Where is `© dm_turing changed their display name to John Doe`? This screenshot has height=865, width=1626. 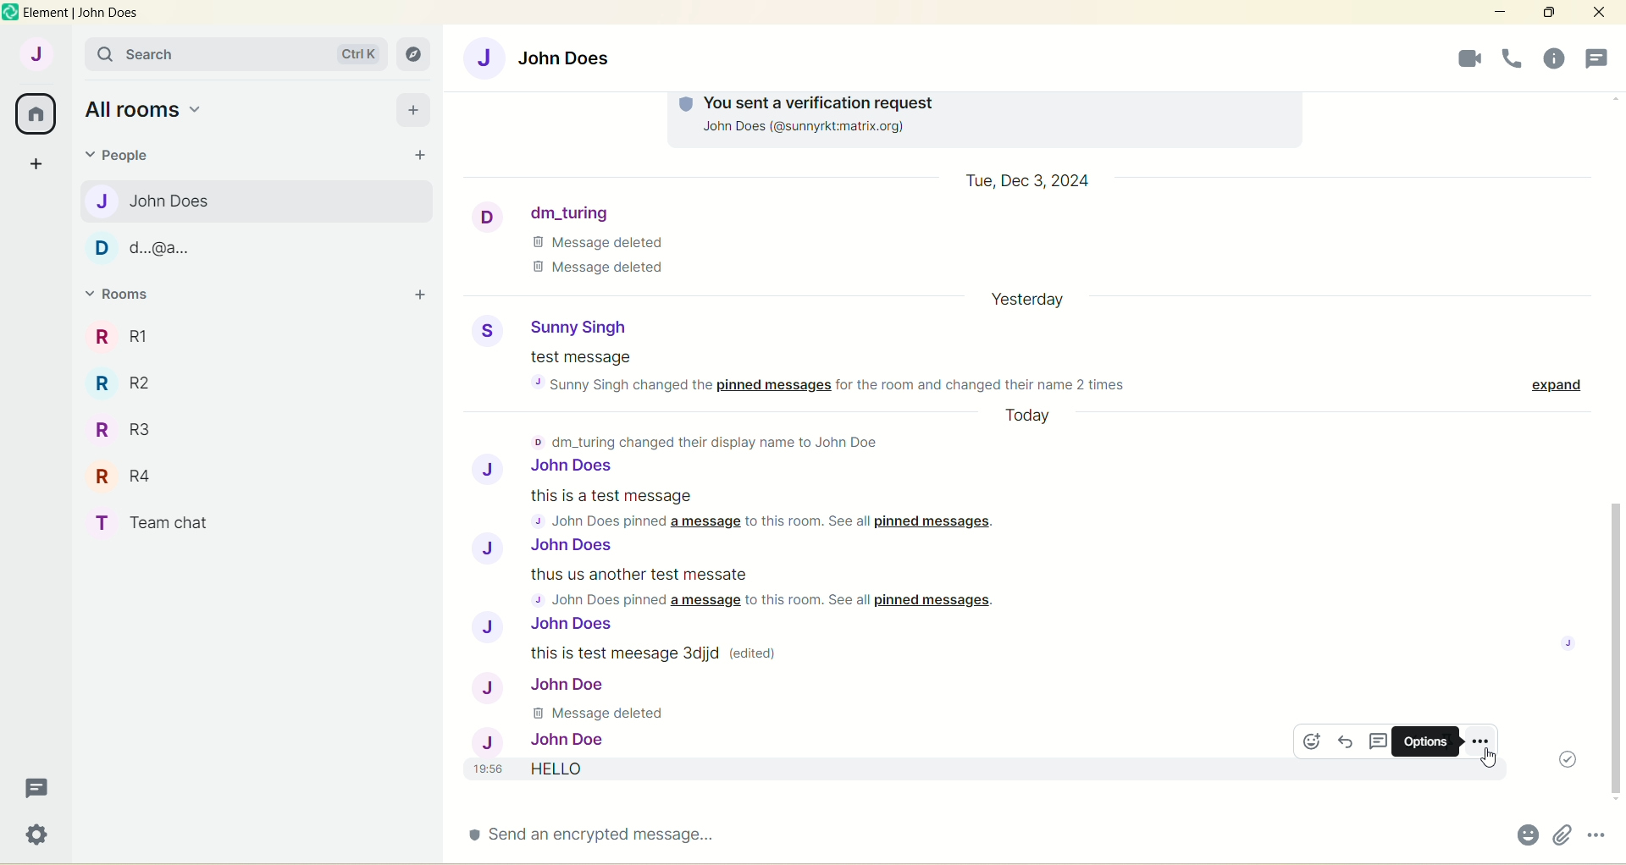
© dm_turing changed their display name to John Doe is located at coordinates (713, 440).